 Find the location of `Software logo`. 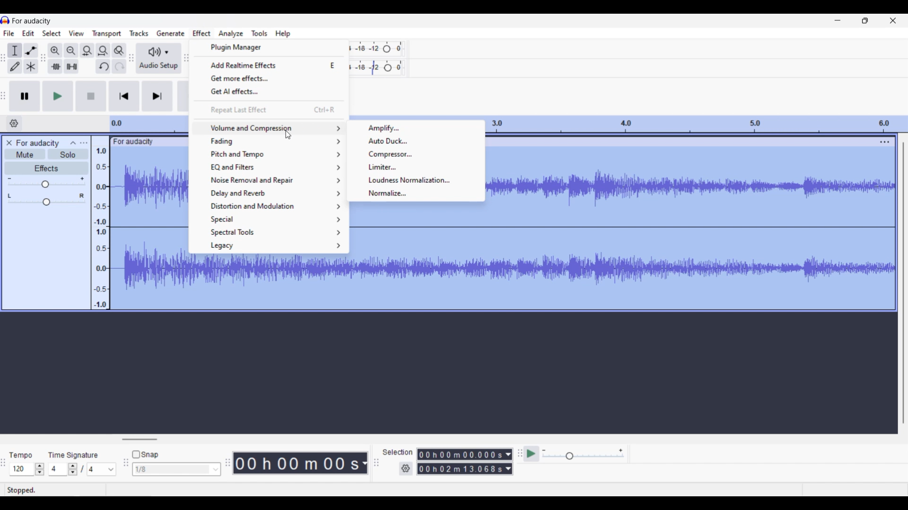

Software logo is located at coordinates (5, 20).